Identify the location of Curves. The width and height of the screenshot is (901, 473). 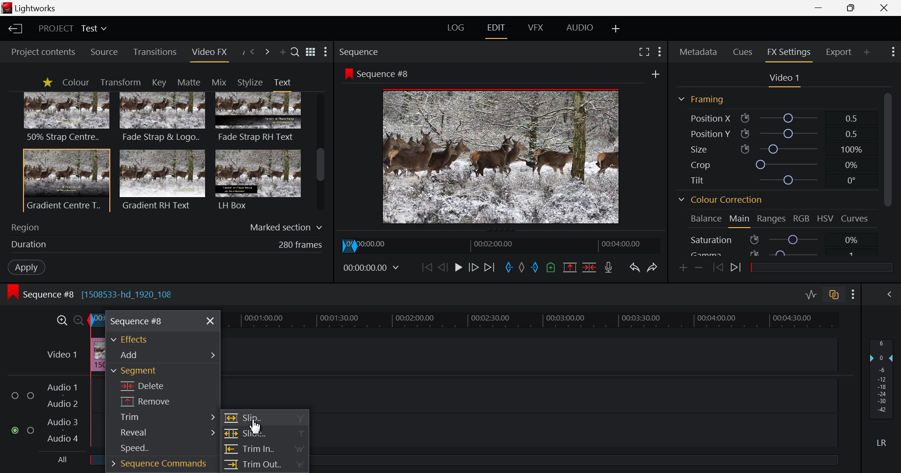
(856, 218).